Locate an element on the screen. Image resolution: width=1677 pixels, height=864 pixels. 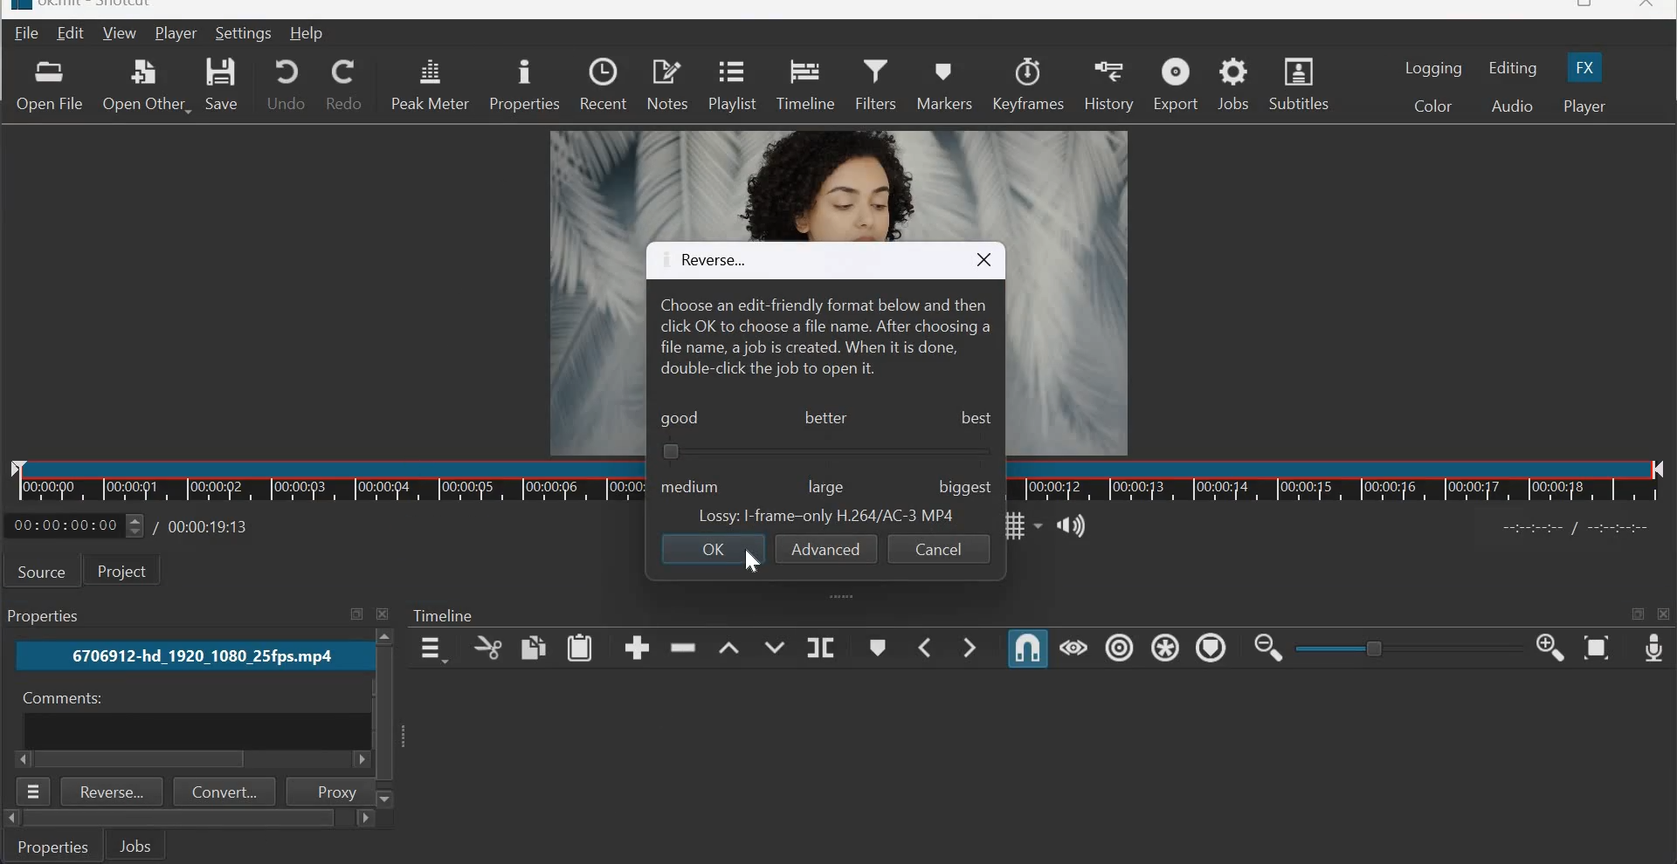
cancel is located at coordinates (937, 549).